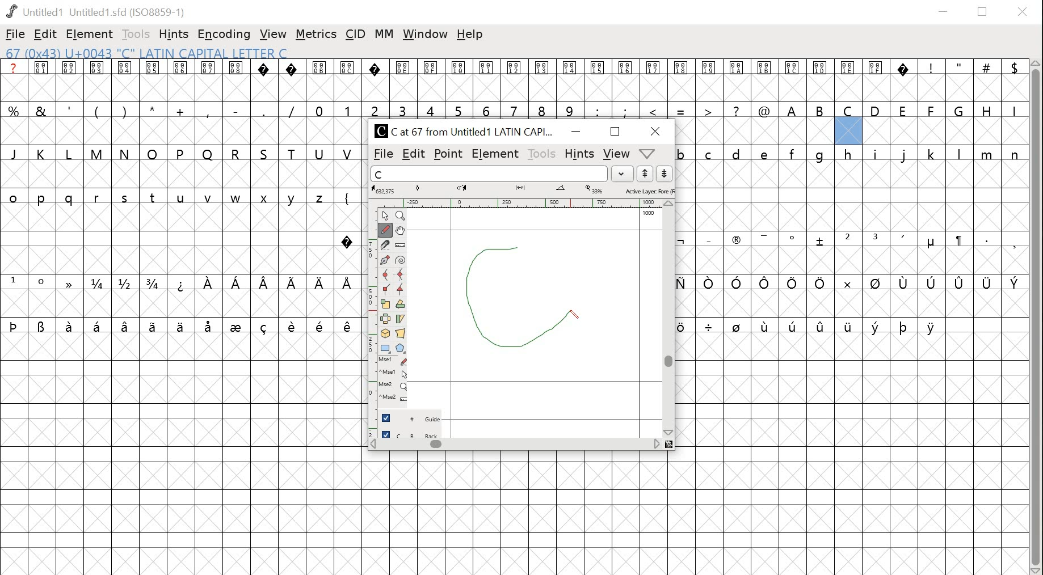 The image size is (1043, 575). Describe the element at coordinates (615, 153) in the screenshot. I see `view` at that location.